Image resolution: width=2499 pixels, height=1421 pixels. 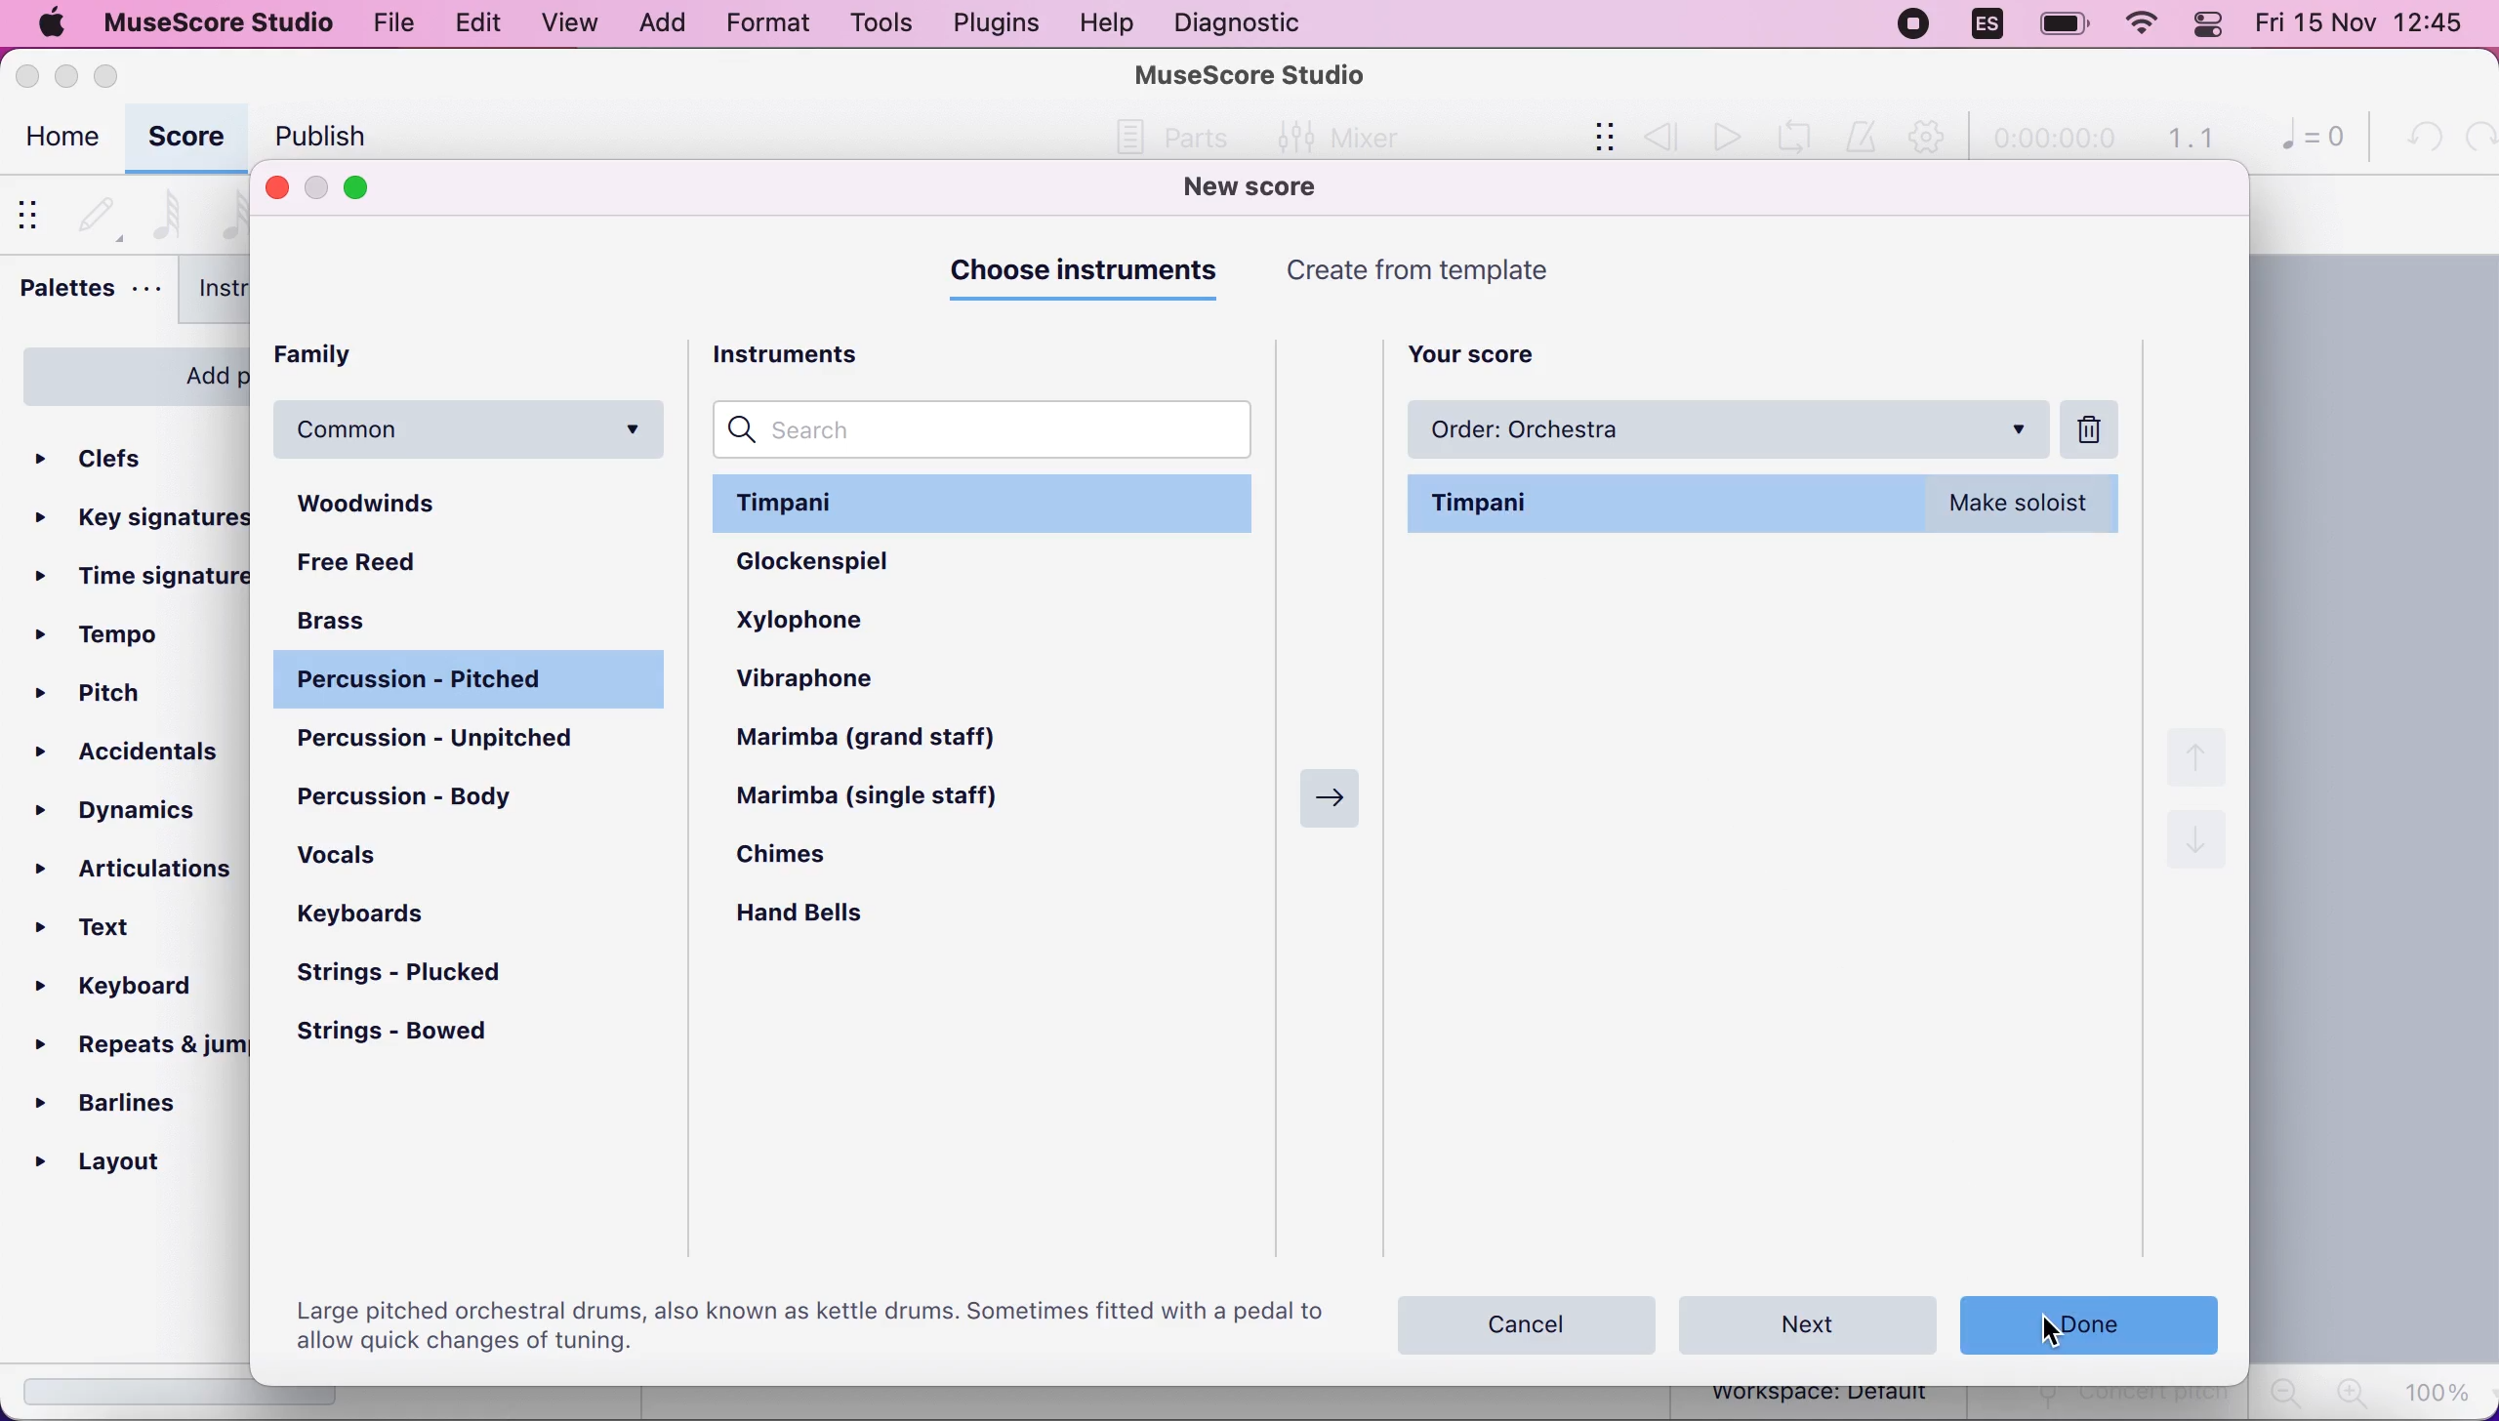 What do you see at coordinates (1825, 1397) in the screenshot?
I see `workspace: default` at bounding box center [1825, 1397].